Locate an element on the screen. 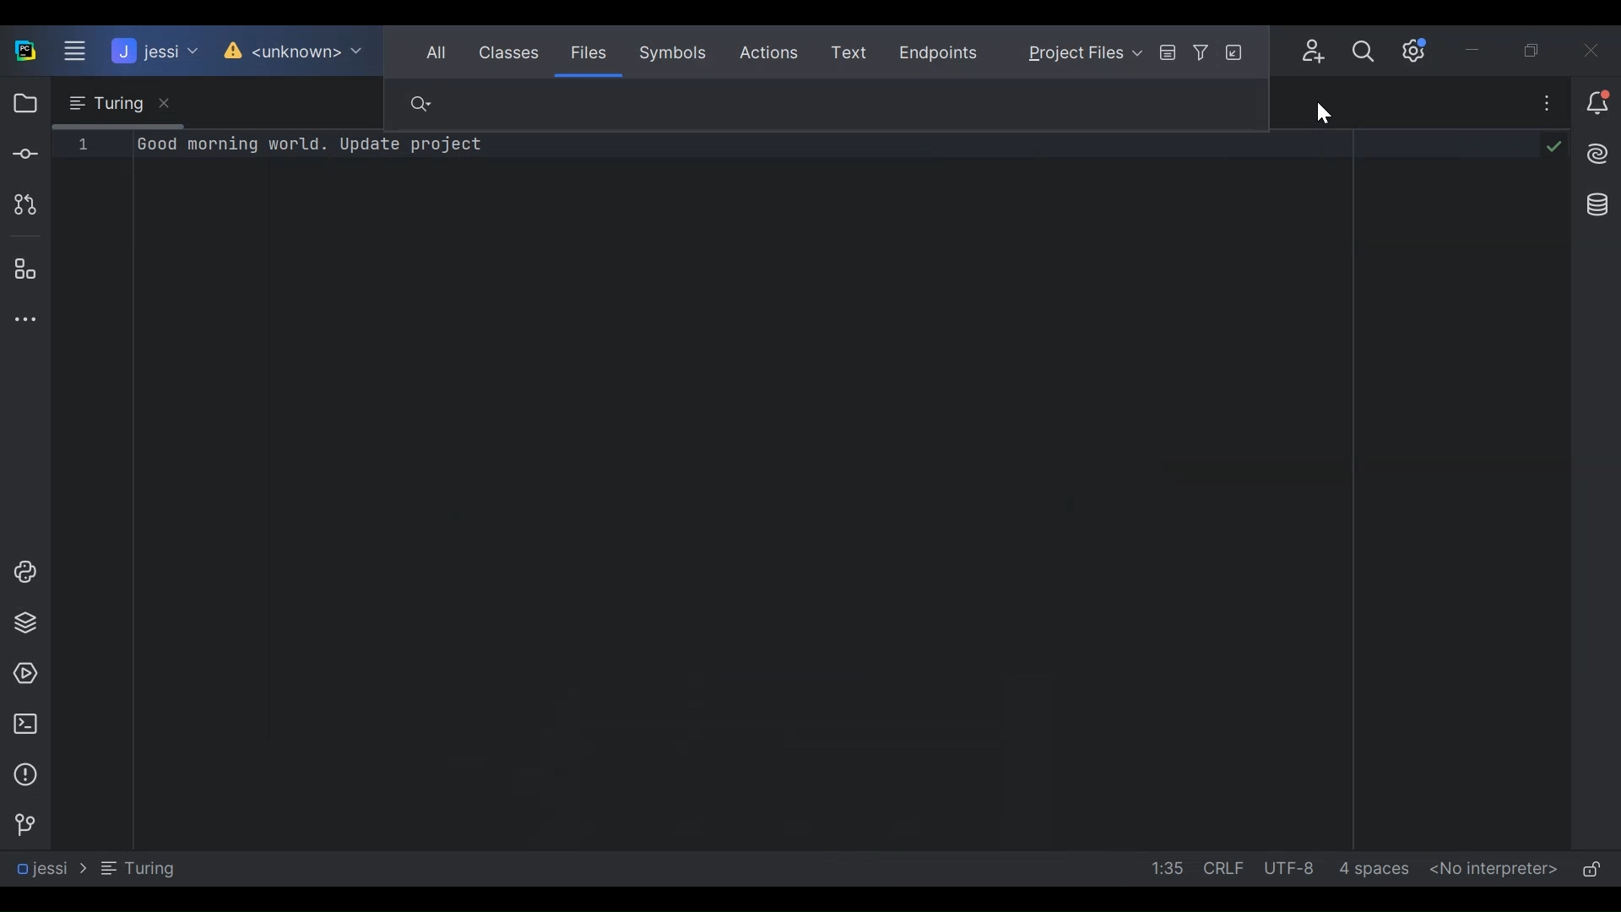 This screenshot has height=912, width=1621. Minimize is located at coordinates (1481, 53).